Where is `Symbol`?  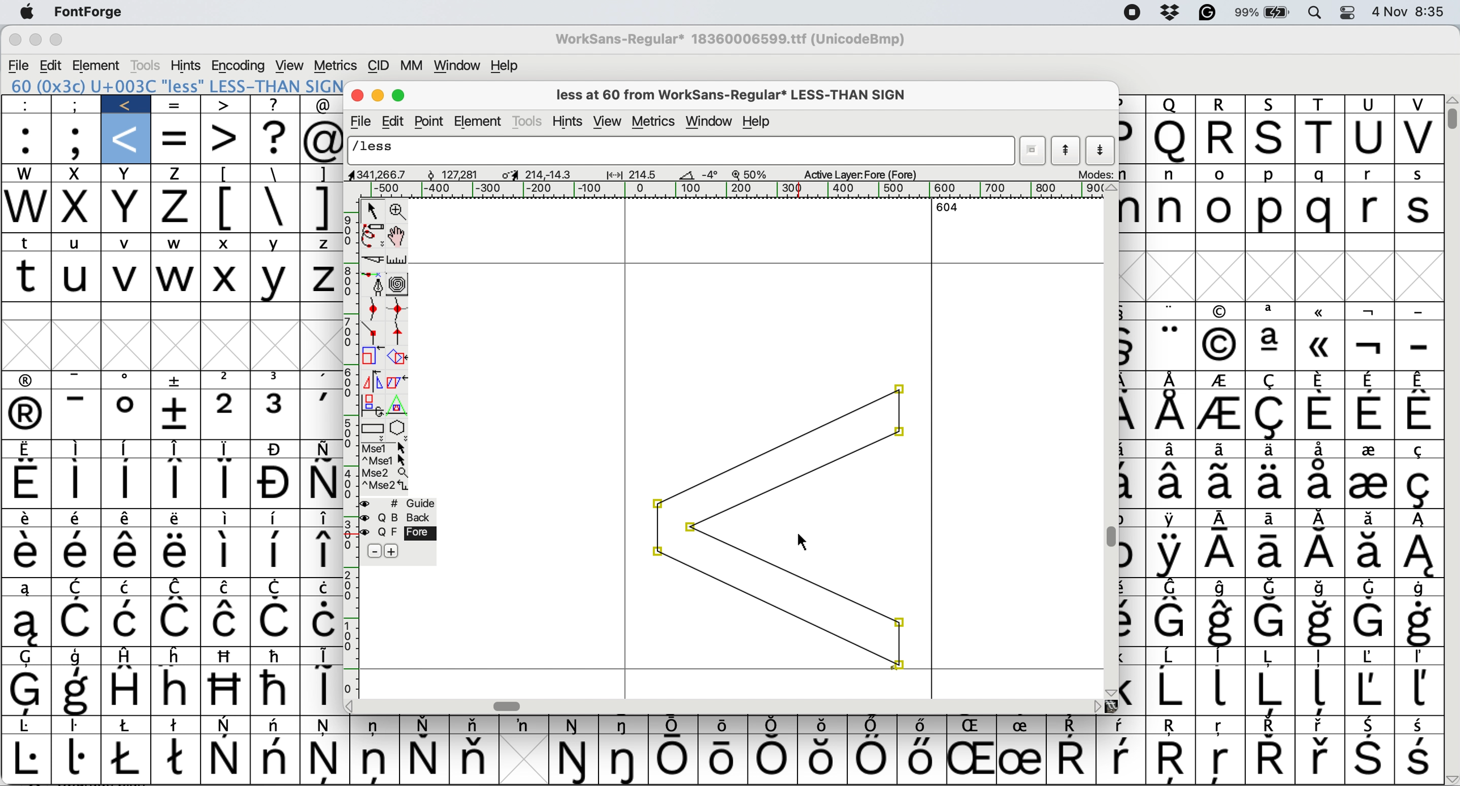 Symbol is located at coordinates (28, 690).